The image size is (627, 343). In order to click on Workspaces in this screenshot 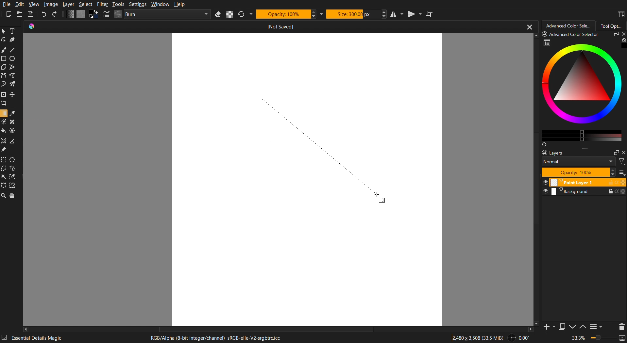, I will do `click(620, 14)`.